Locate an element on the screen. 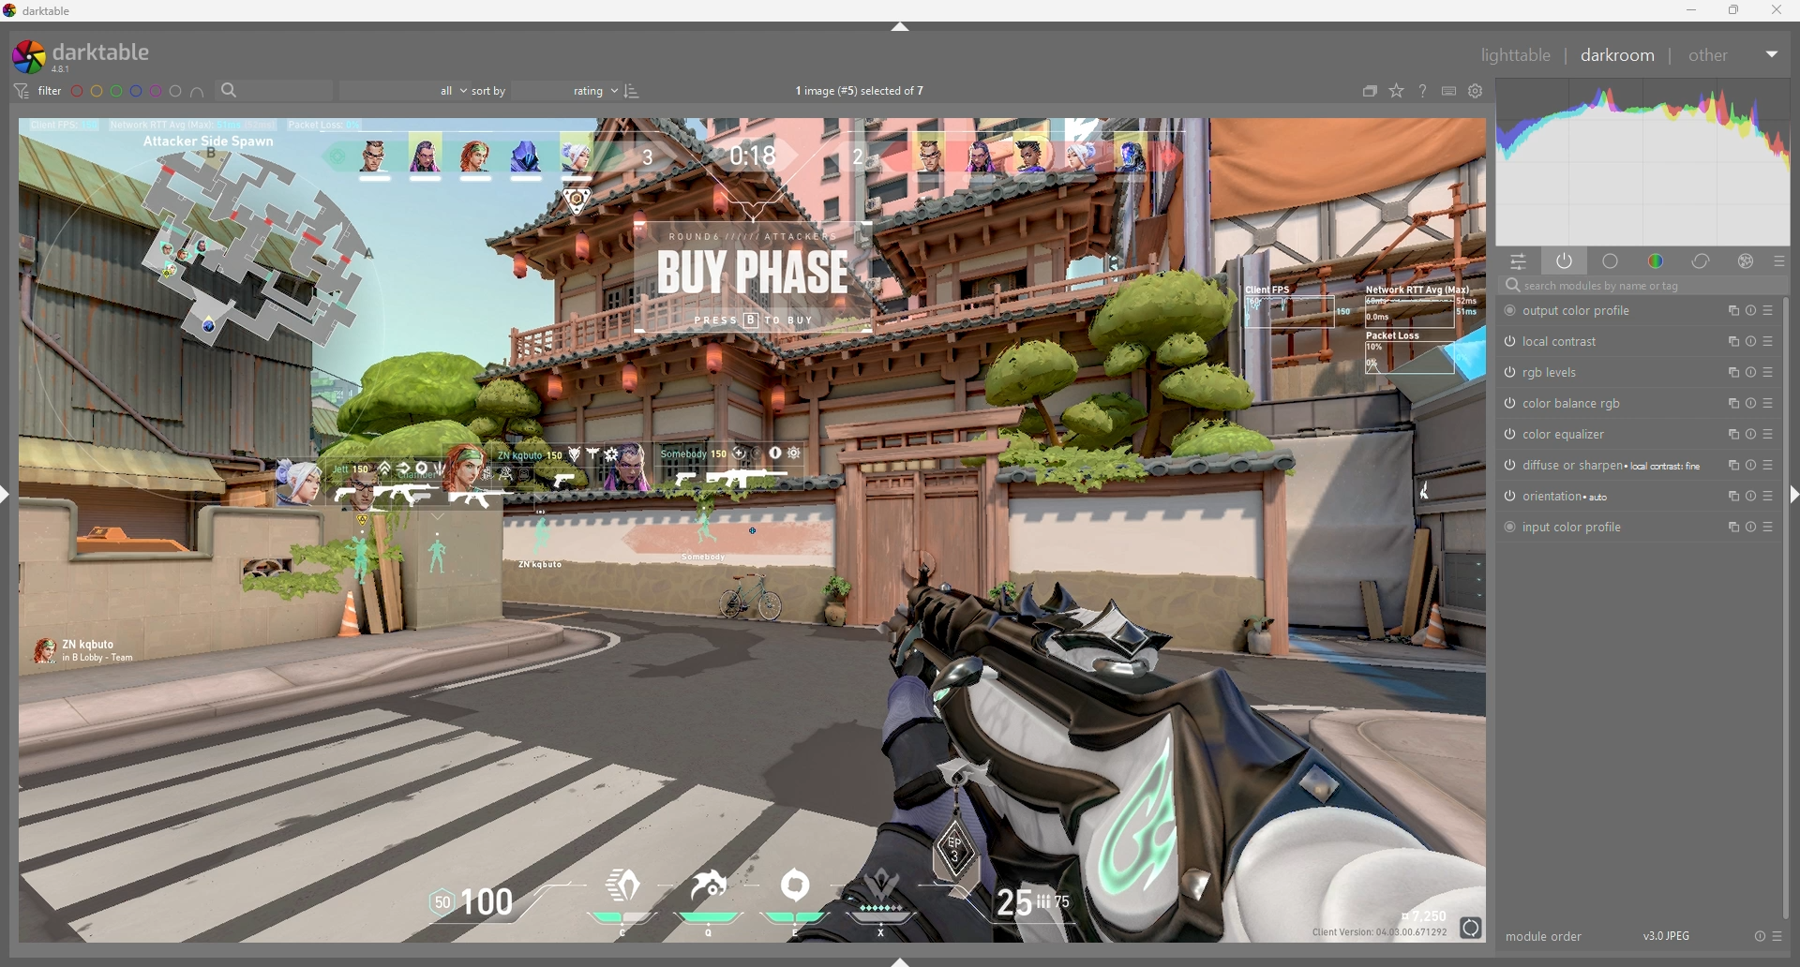 This screenshot has width=1800, height=967. online help is located at coordinates (1422, 91).